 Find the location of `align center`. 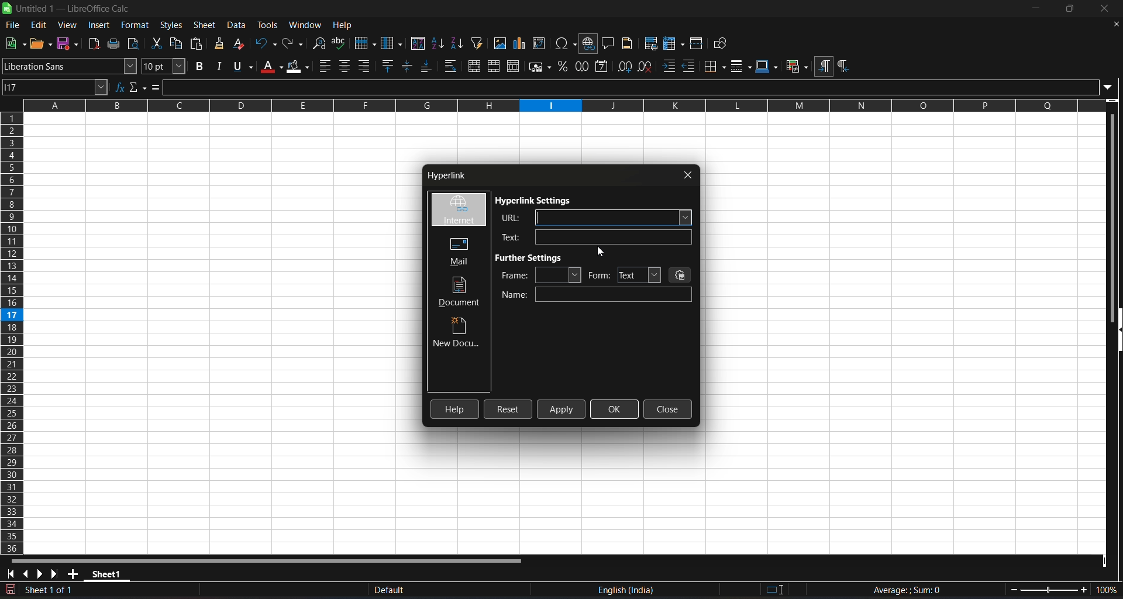

align center is located at coordinates (345, 66).